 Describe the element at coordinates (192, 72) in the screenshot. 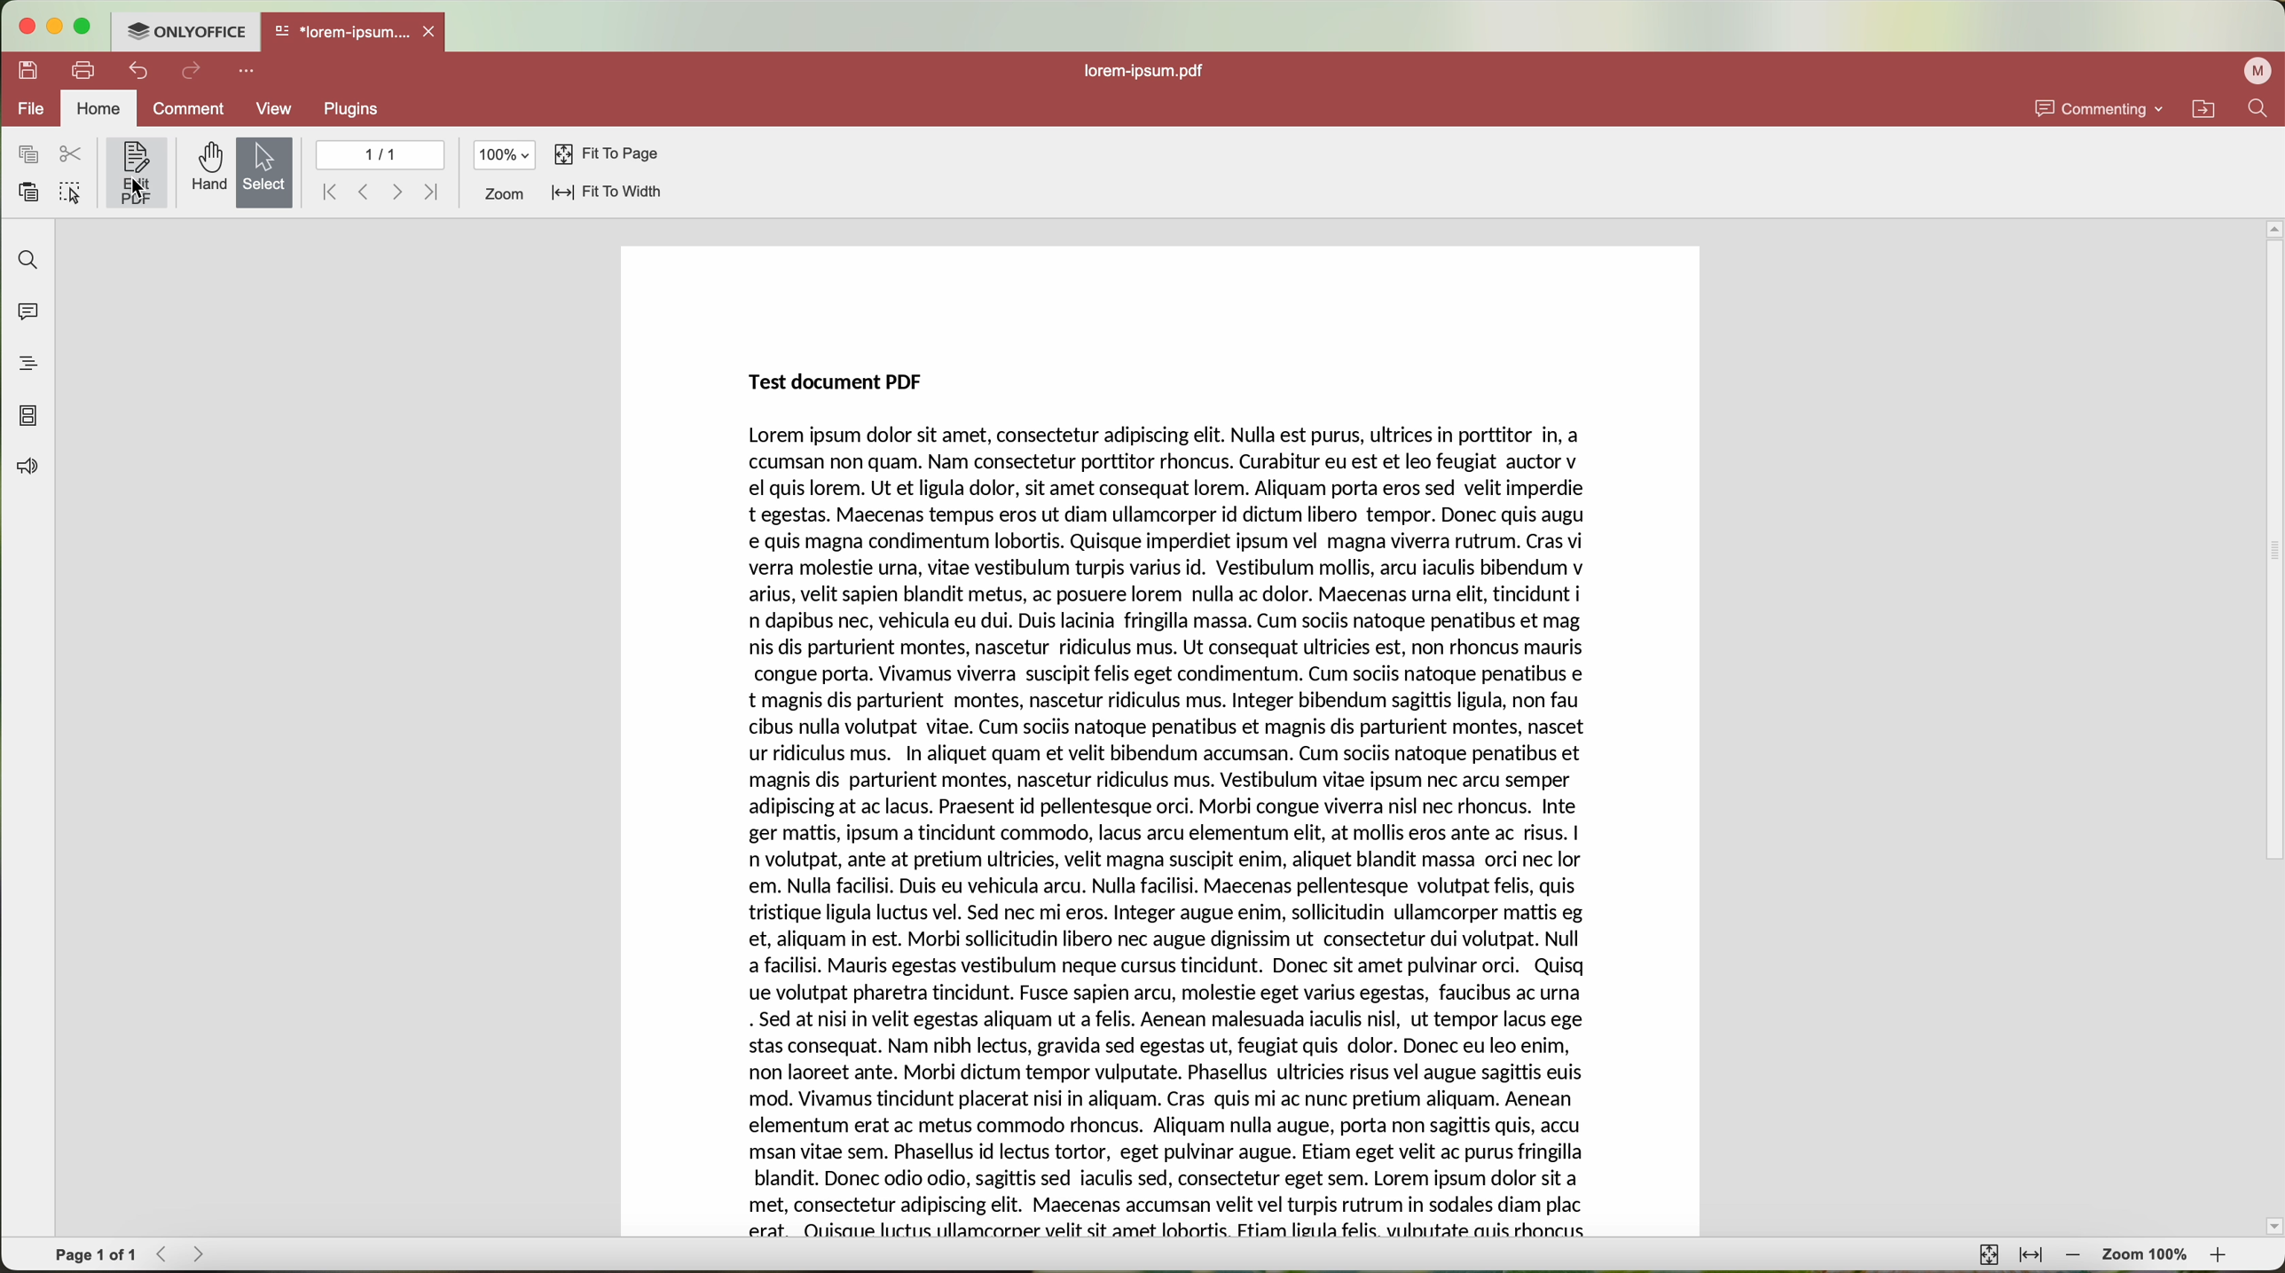

I see `redo` at that location.